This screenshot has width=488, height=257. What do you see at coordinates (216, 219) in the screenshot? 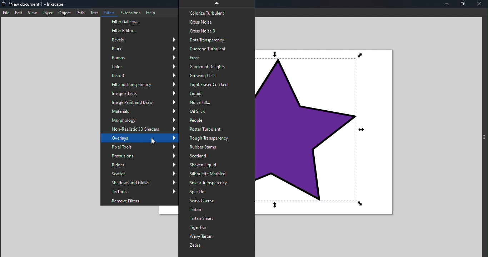
I see `Tartan smart` at bounding box center [216, 219].